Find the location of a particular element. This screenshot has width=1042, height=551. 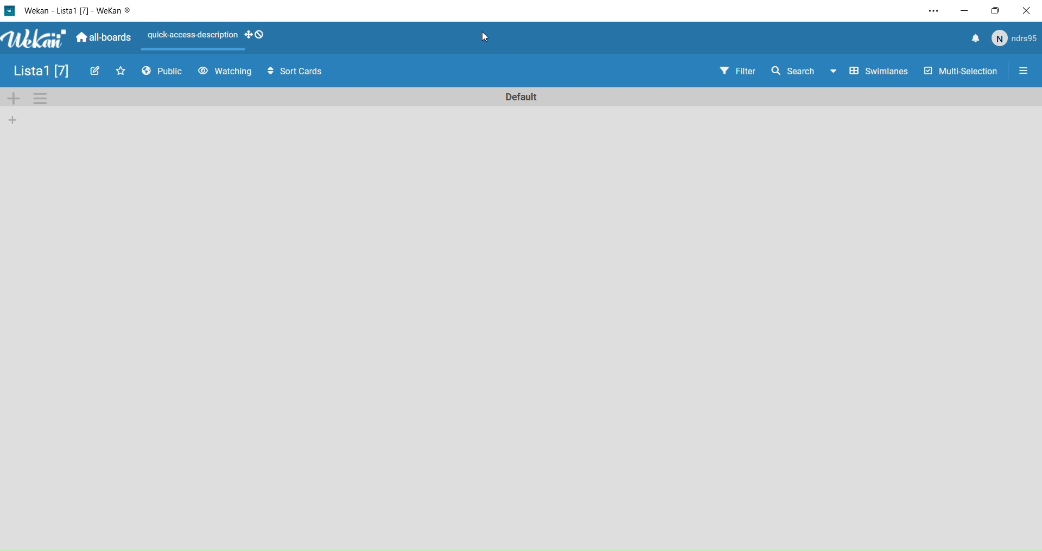

Search is located at coordinates (791, 71).